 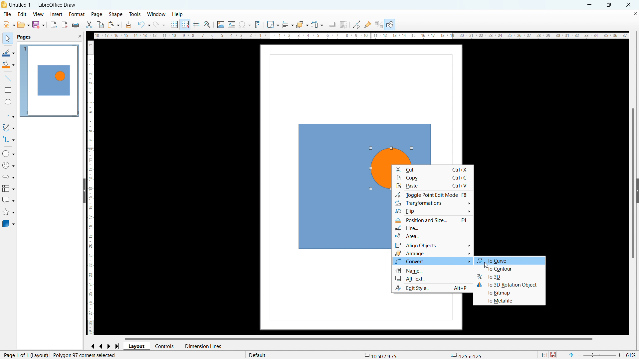 What do you see at coordinates (609, 5) in the screenshot?
I see `maximize` at bounding box center [609, 5].